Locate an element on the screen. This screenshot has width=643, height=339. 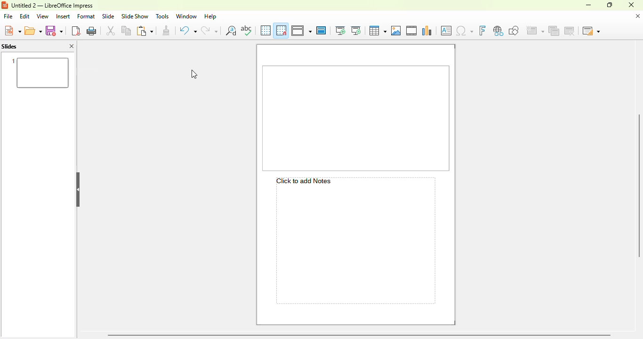
display views is located at coordinates (301, 30).